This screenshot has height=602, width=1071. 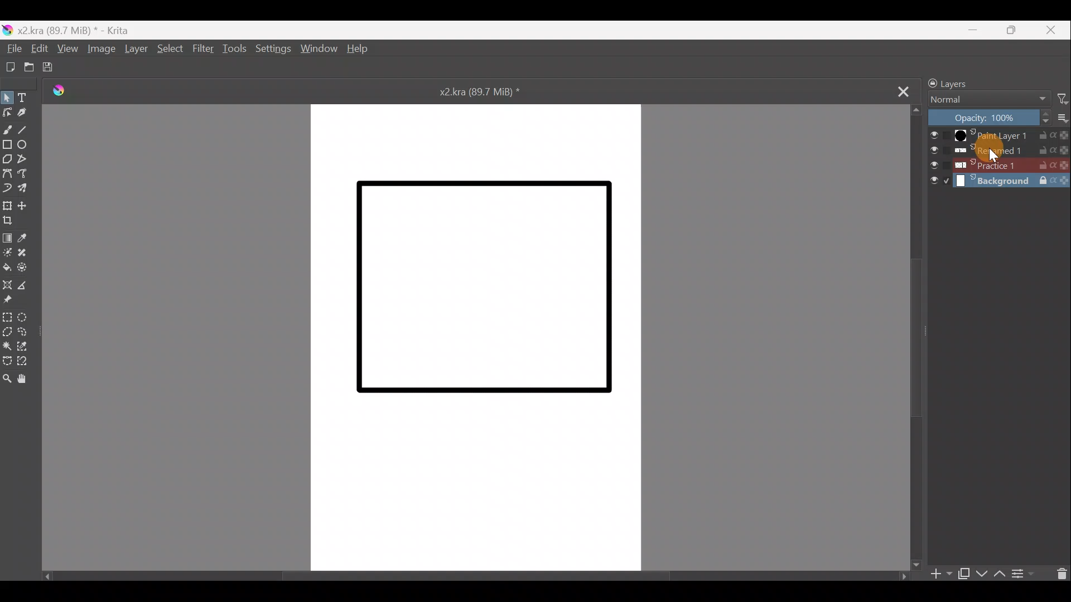 What do you see at coordinates (49, 67) in the screenshot?
I see `Save` at bounding box center [49, 67].